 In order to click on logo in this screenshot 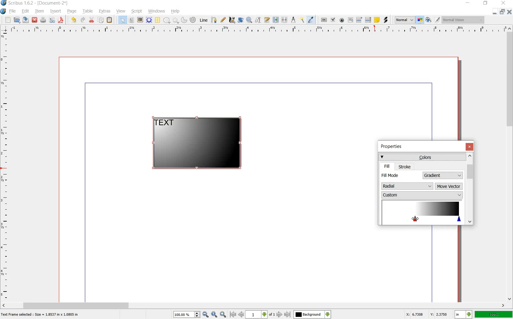, I will do `click(4, 3)`.